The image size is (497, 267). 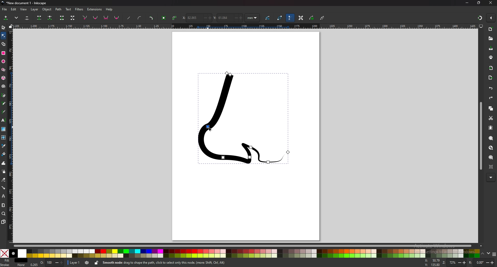 What do you see at coordinates (290, 18) in the screenshot?
I see `show bezier handle` at bounding box center [290, 18].